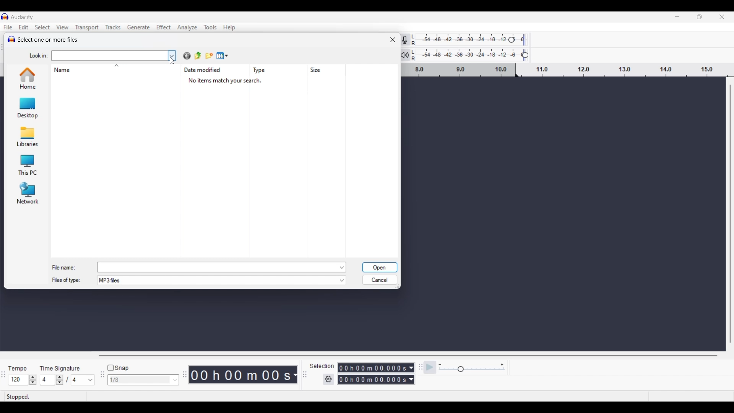  What do you see at coordinates (329, 379) in the screenshot?
I see `Selection settings` at bounding box center [329, 379].